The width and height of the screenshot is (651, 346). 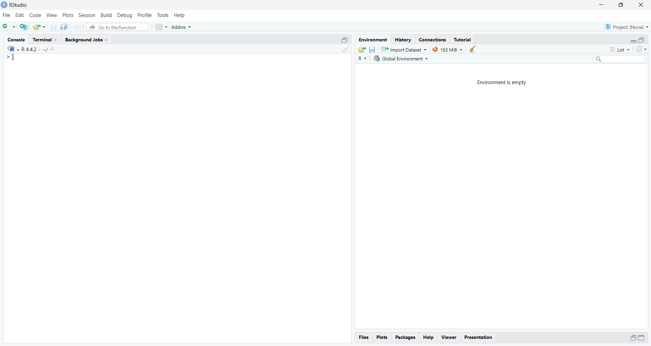 I want to click on plots, so click(x=383, y=338).